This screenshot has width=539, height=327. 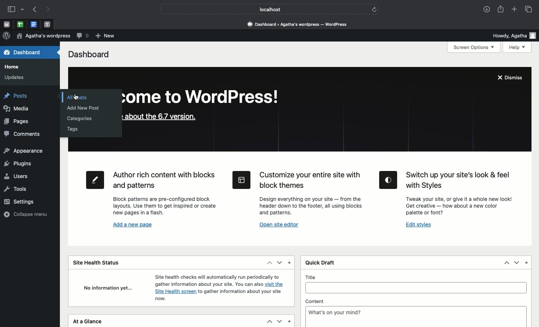 What do you see at coordinates (35, 10) in the screenshot?
I see `Previous page` at bounding box center [35, 10].